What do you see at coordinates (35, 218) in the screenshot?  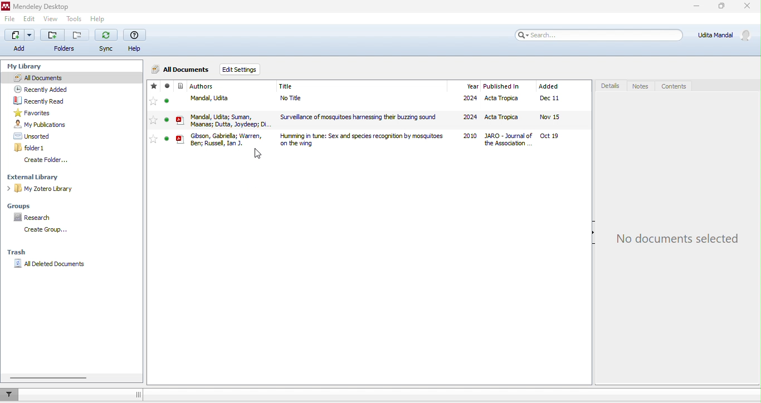 I see `research` at bounding box center [35, 218].